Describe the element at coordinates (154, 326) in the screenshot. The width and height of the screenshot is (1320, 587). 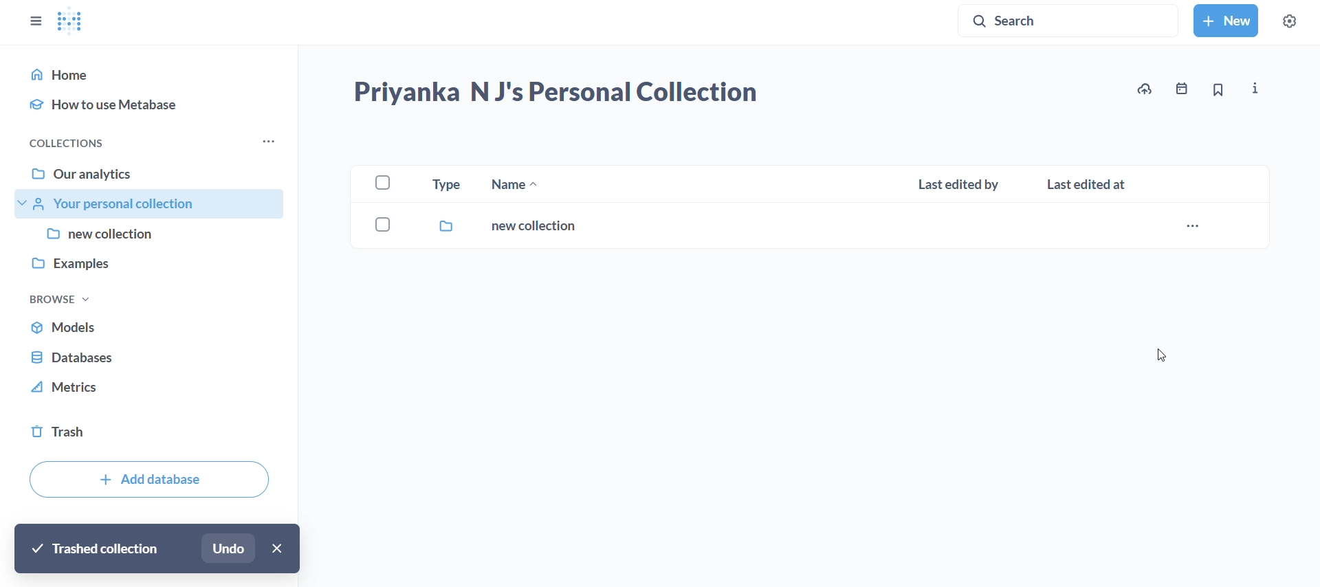
I see `models` at that location.